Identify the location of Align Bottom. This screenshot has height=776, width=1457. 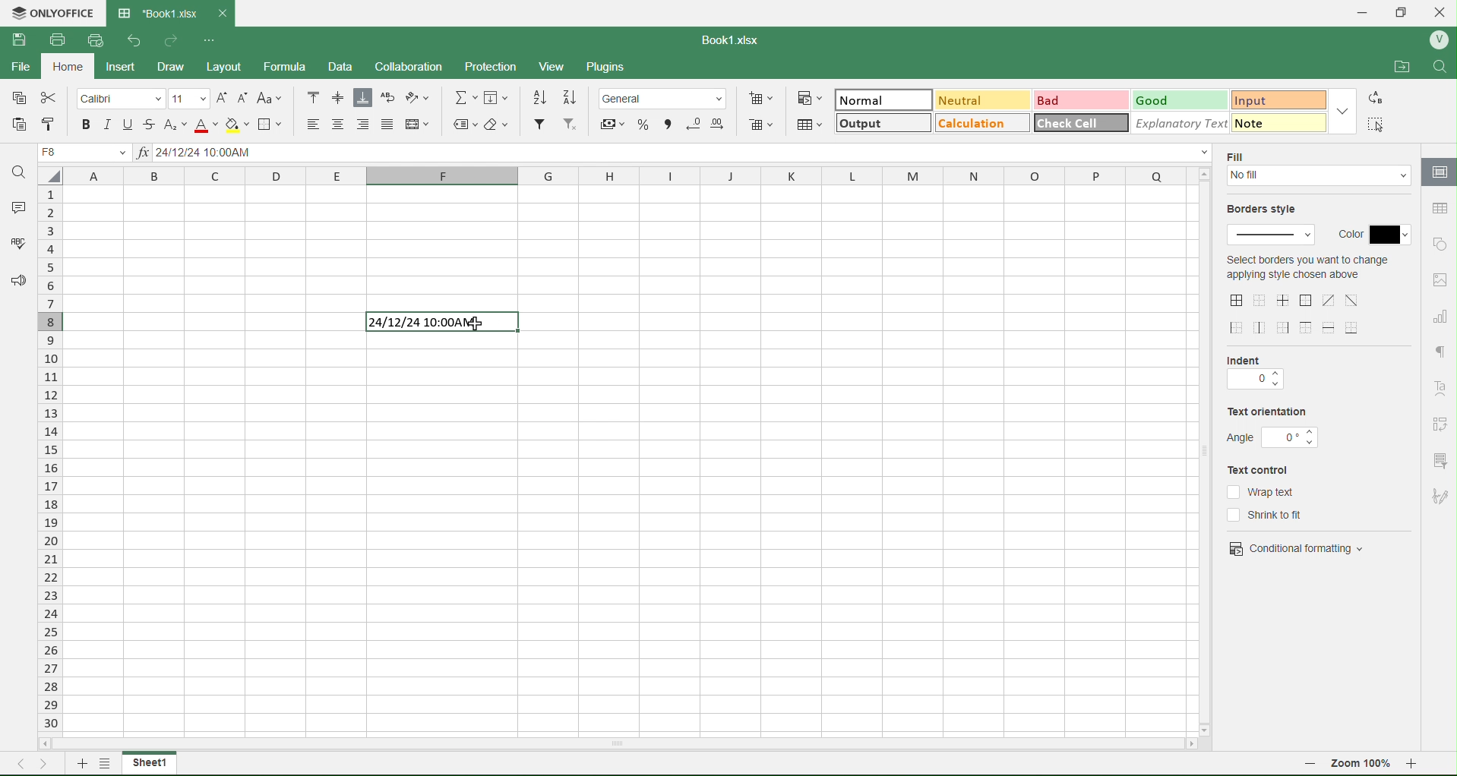
(363, 99).